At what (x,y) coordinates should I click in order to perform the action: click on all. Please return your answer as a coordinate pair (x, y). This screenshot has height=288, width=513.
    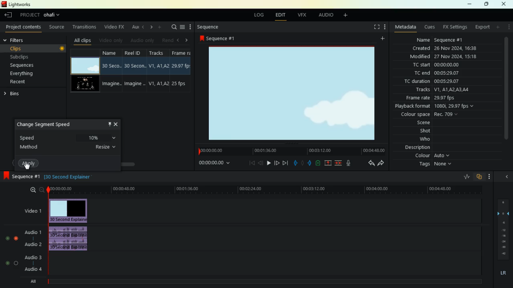
    Looking at the image, I should click on (34, 282).